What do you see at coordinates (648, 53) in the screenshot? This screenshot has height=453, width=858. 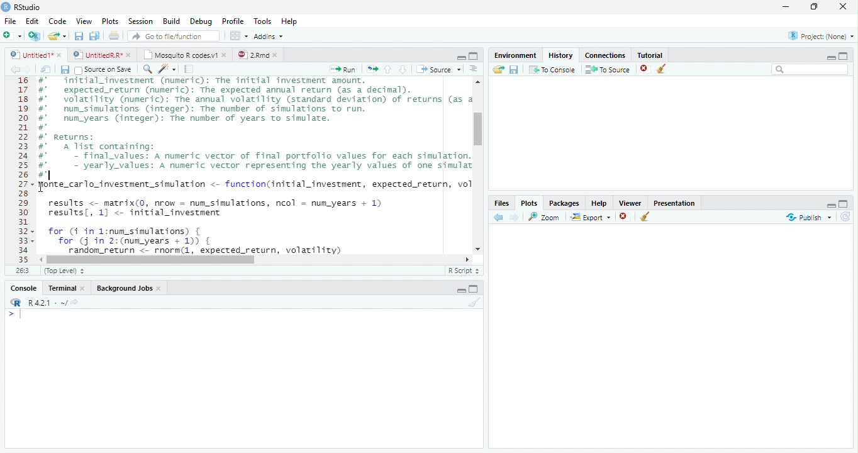 I see `Tutorial` at bounding box center [648, 53].